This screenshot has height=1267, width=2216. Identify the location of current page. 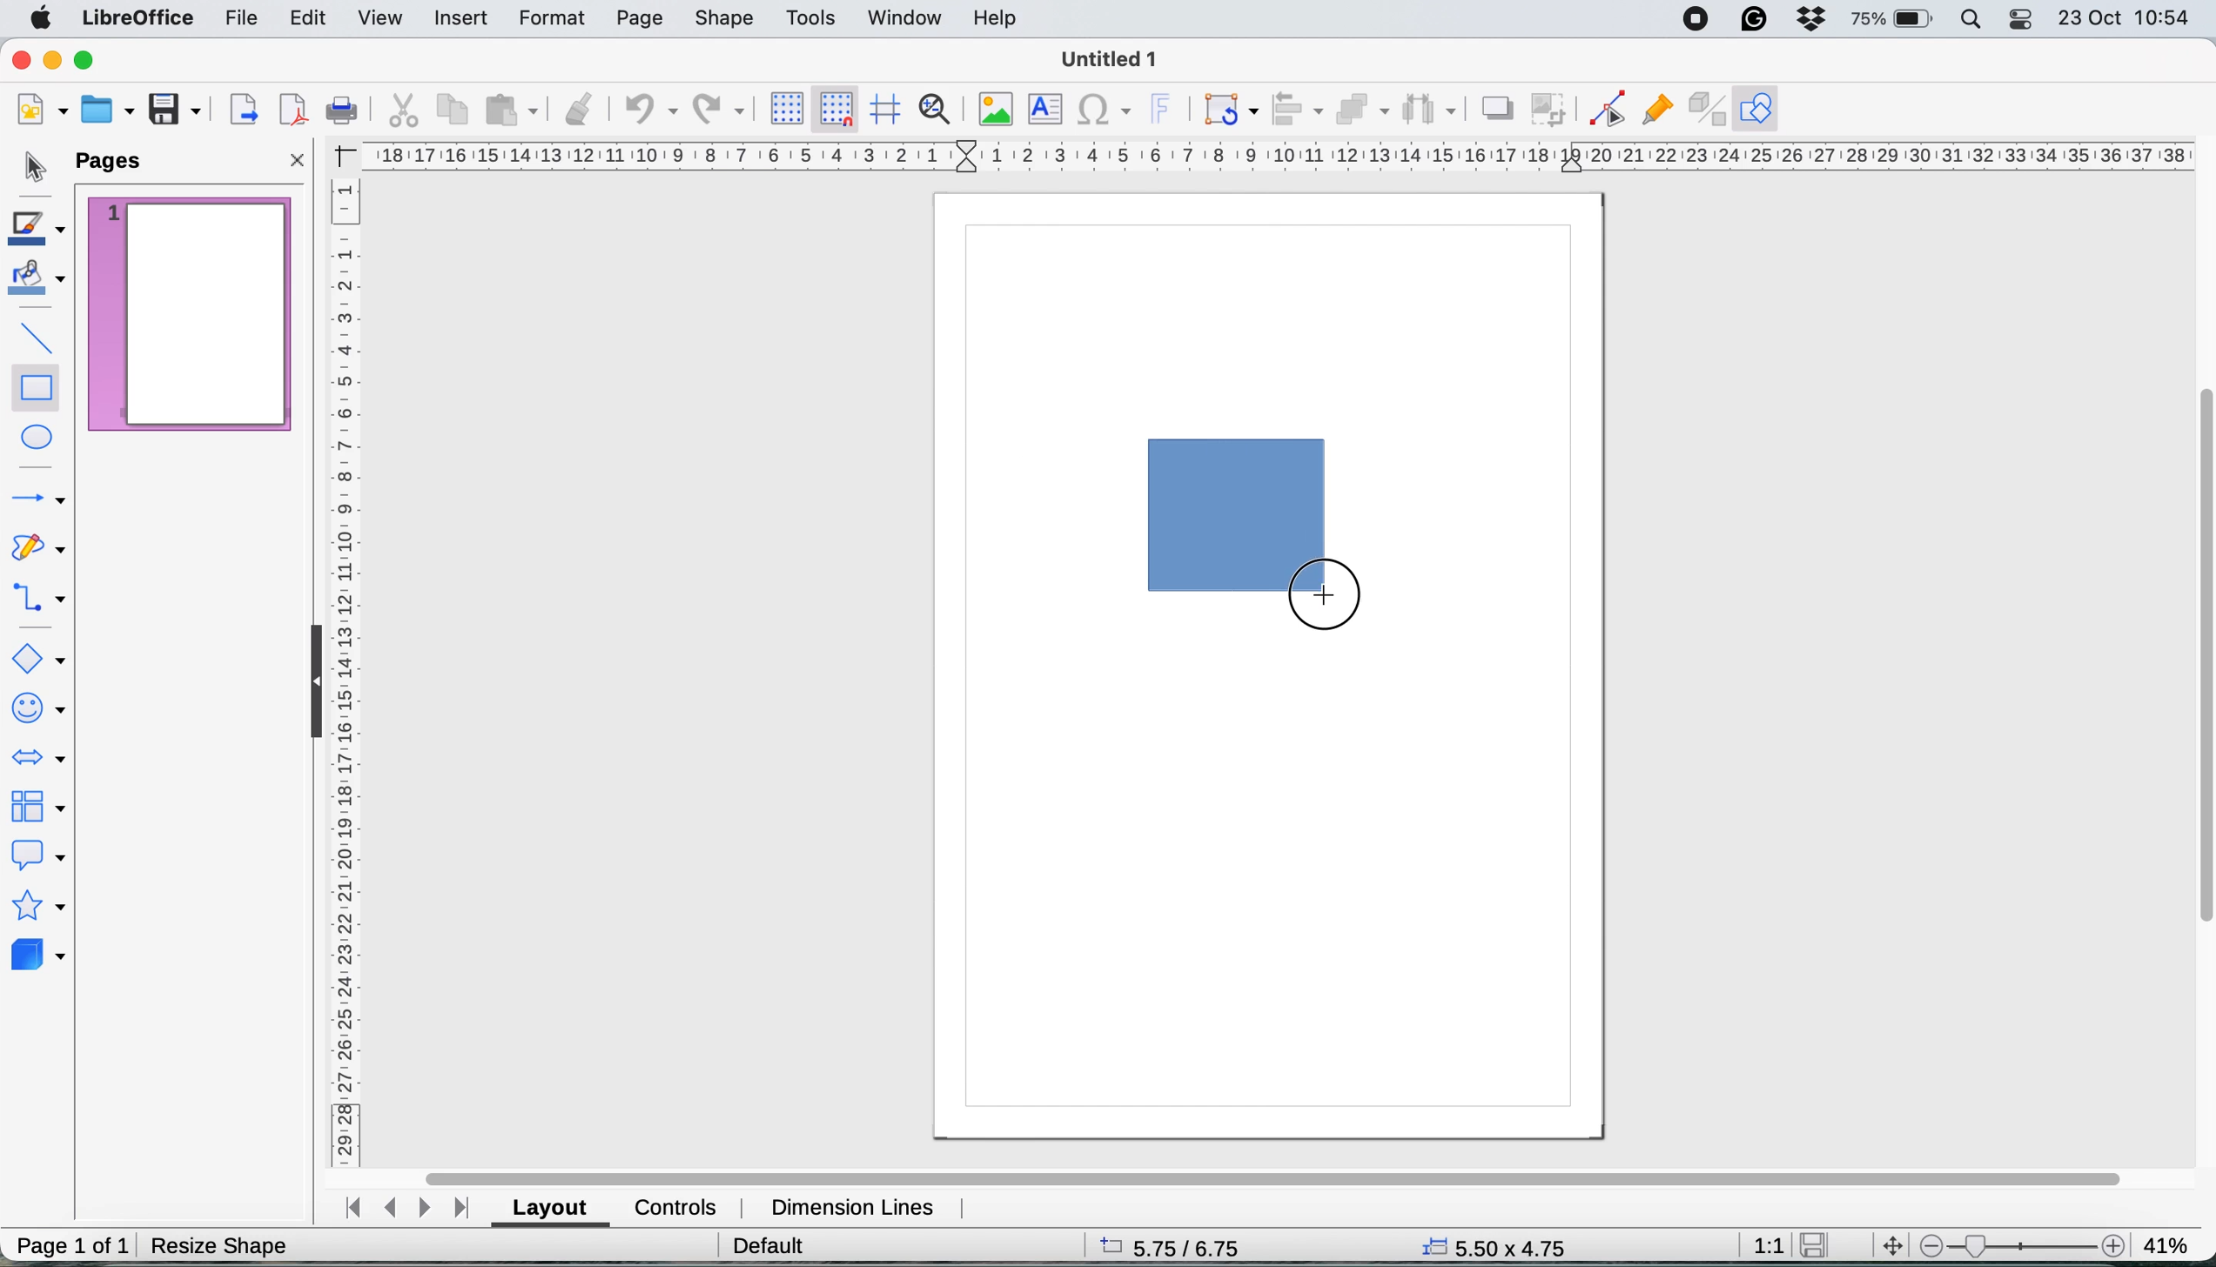
(189, 313).